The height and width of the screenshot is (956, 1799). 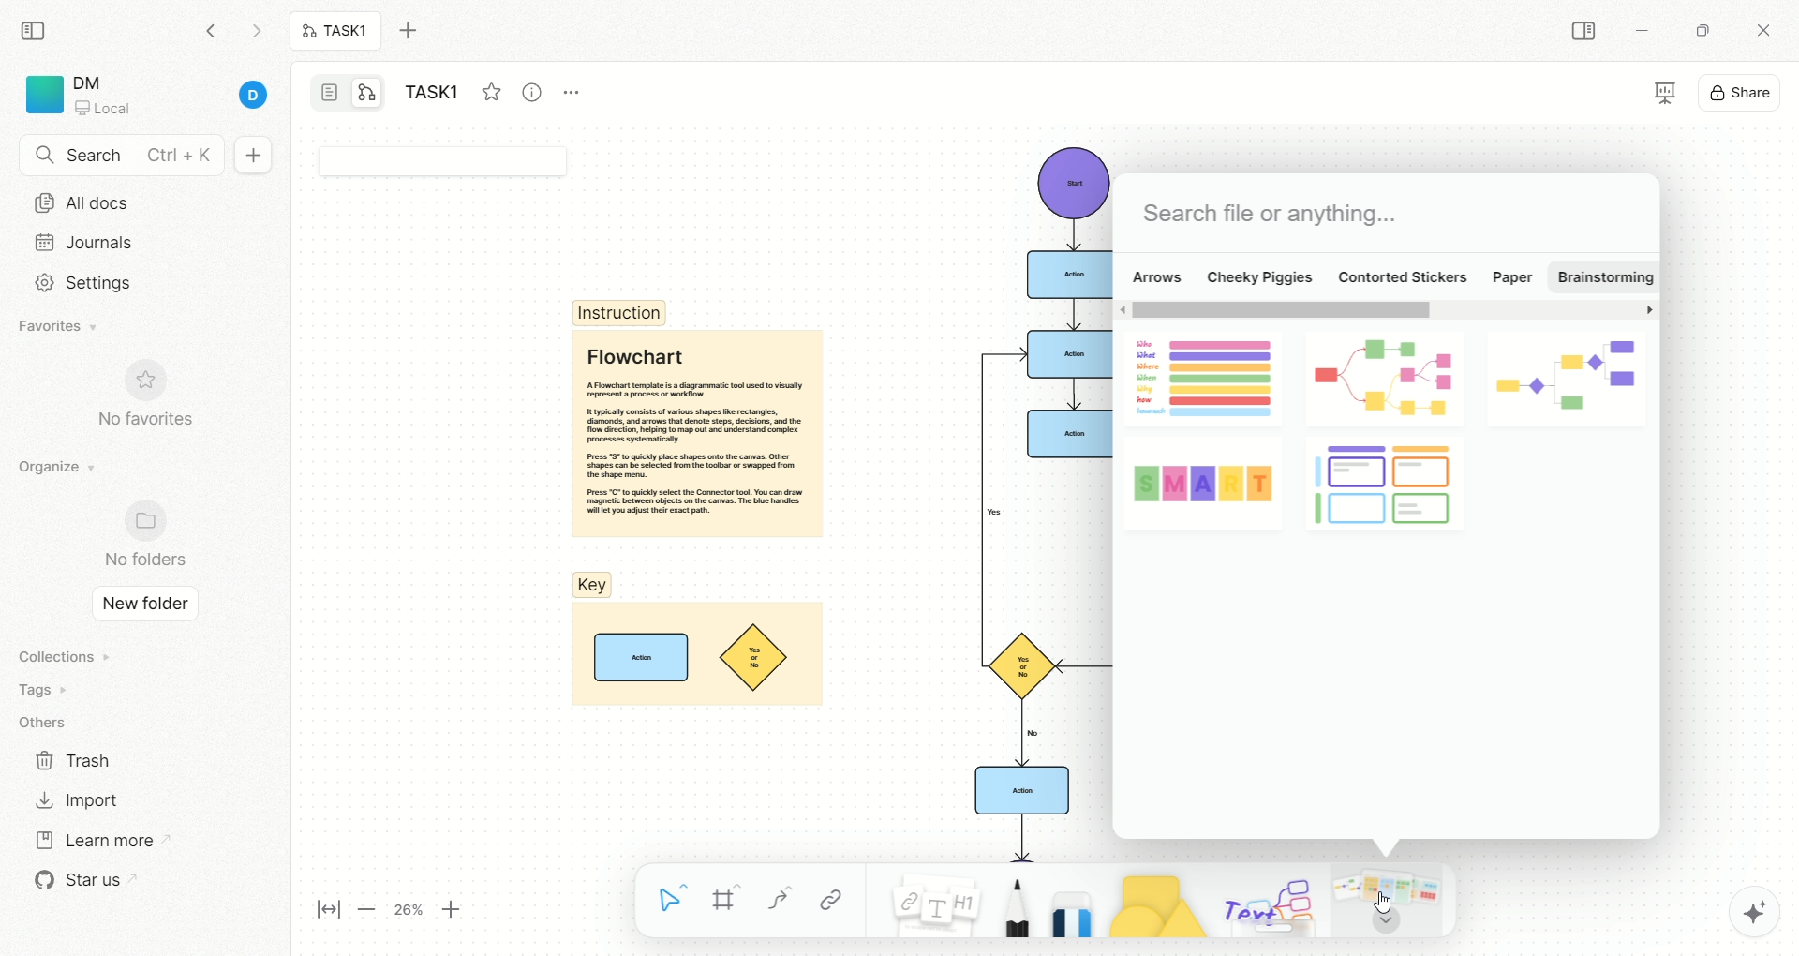 What do you see at coordinates (331, 95) in the screenshot?
I see `page mode` at bounding box center [331, 95].